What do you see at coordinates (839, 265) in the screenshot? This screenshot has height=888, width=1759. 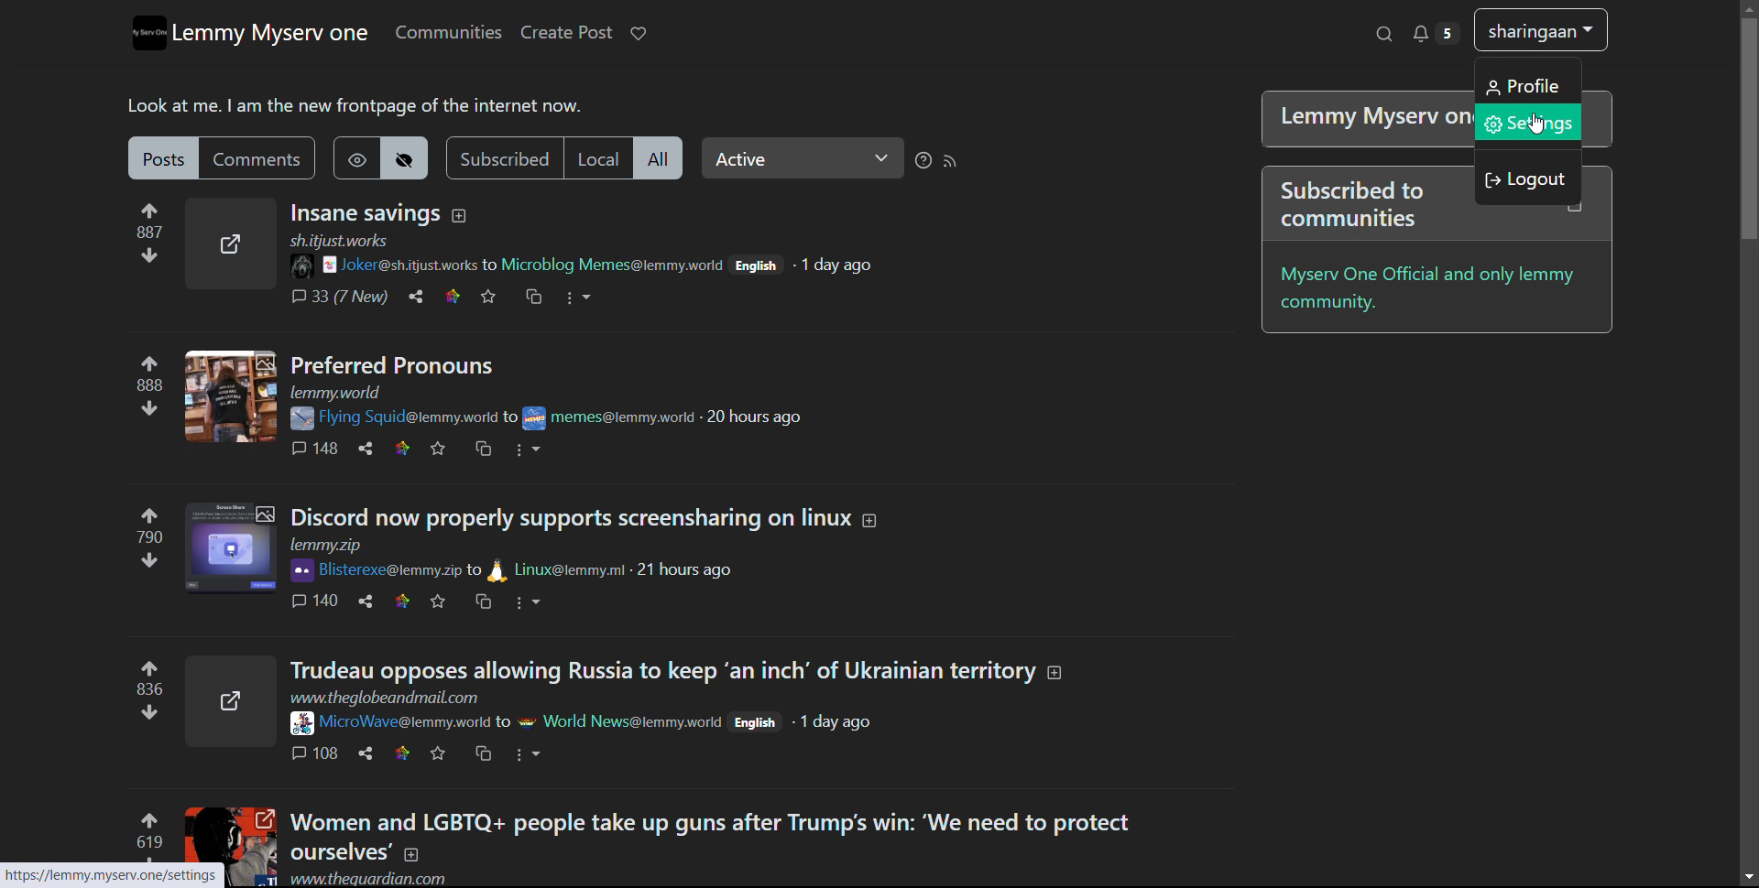 I see `1 day ago` at bounding box center [839, 265].